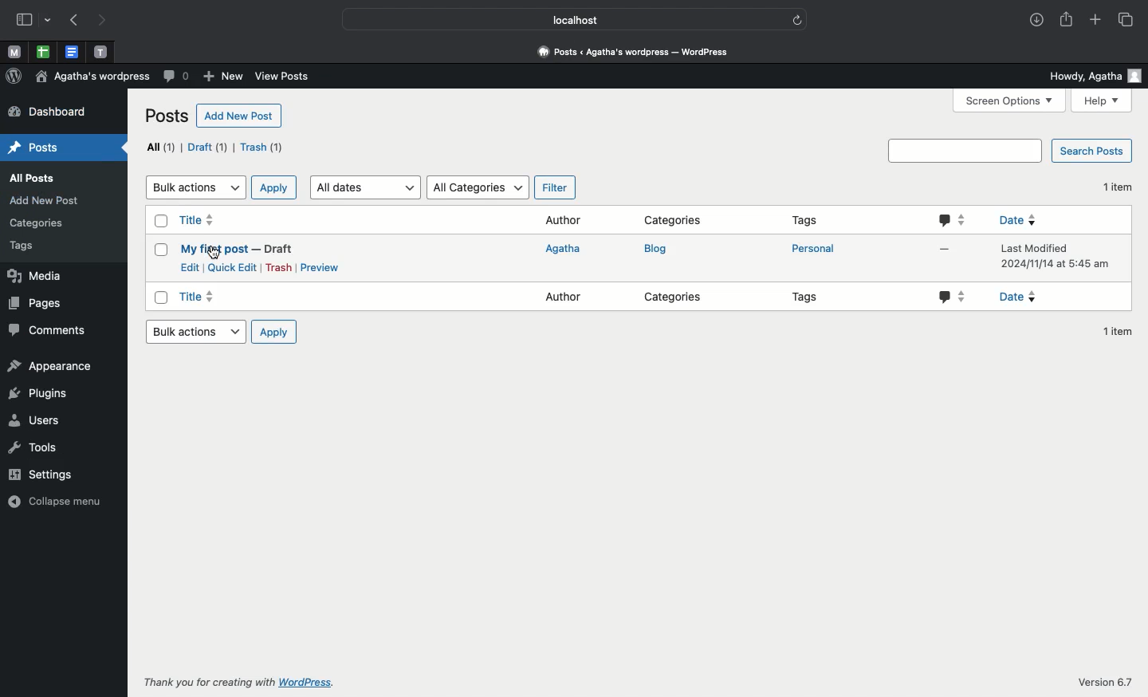  Describe the element at coordinates (49, 18) in the screenshot. I see `drop-down` at that location.